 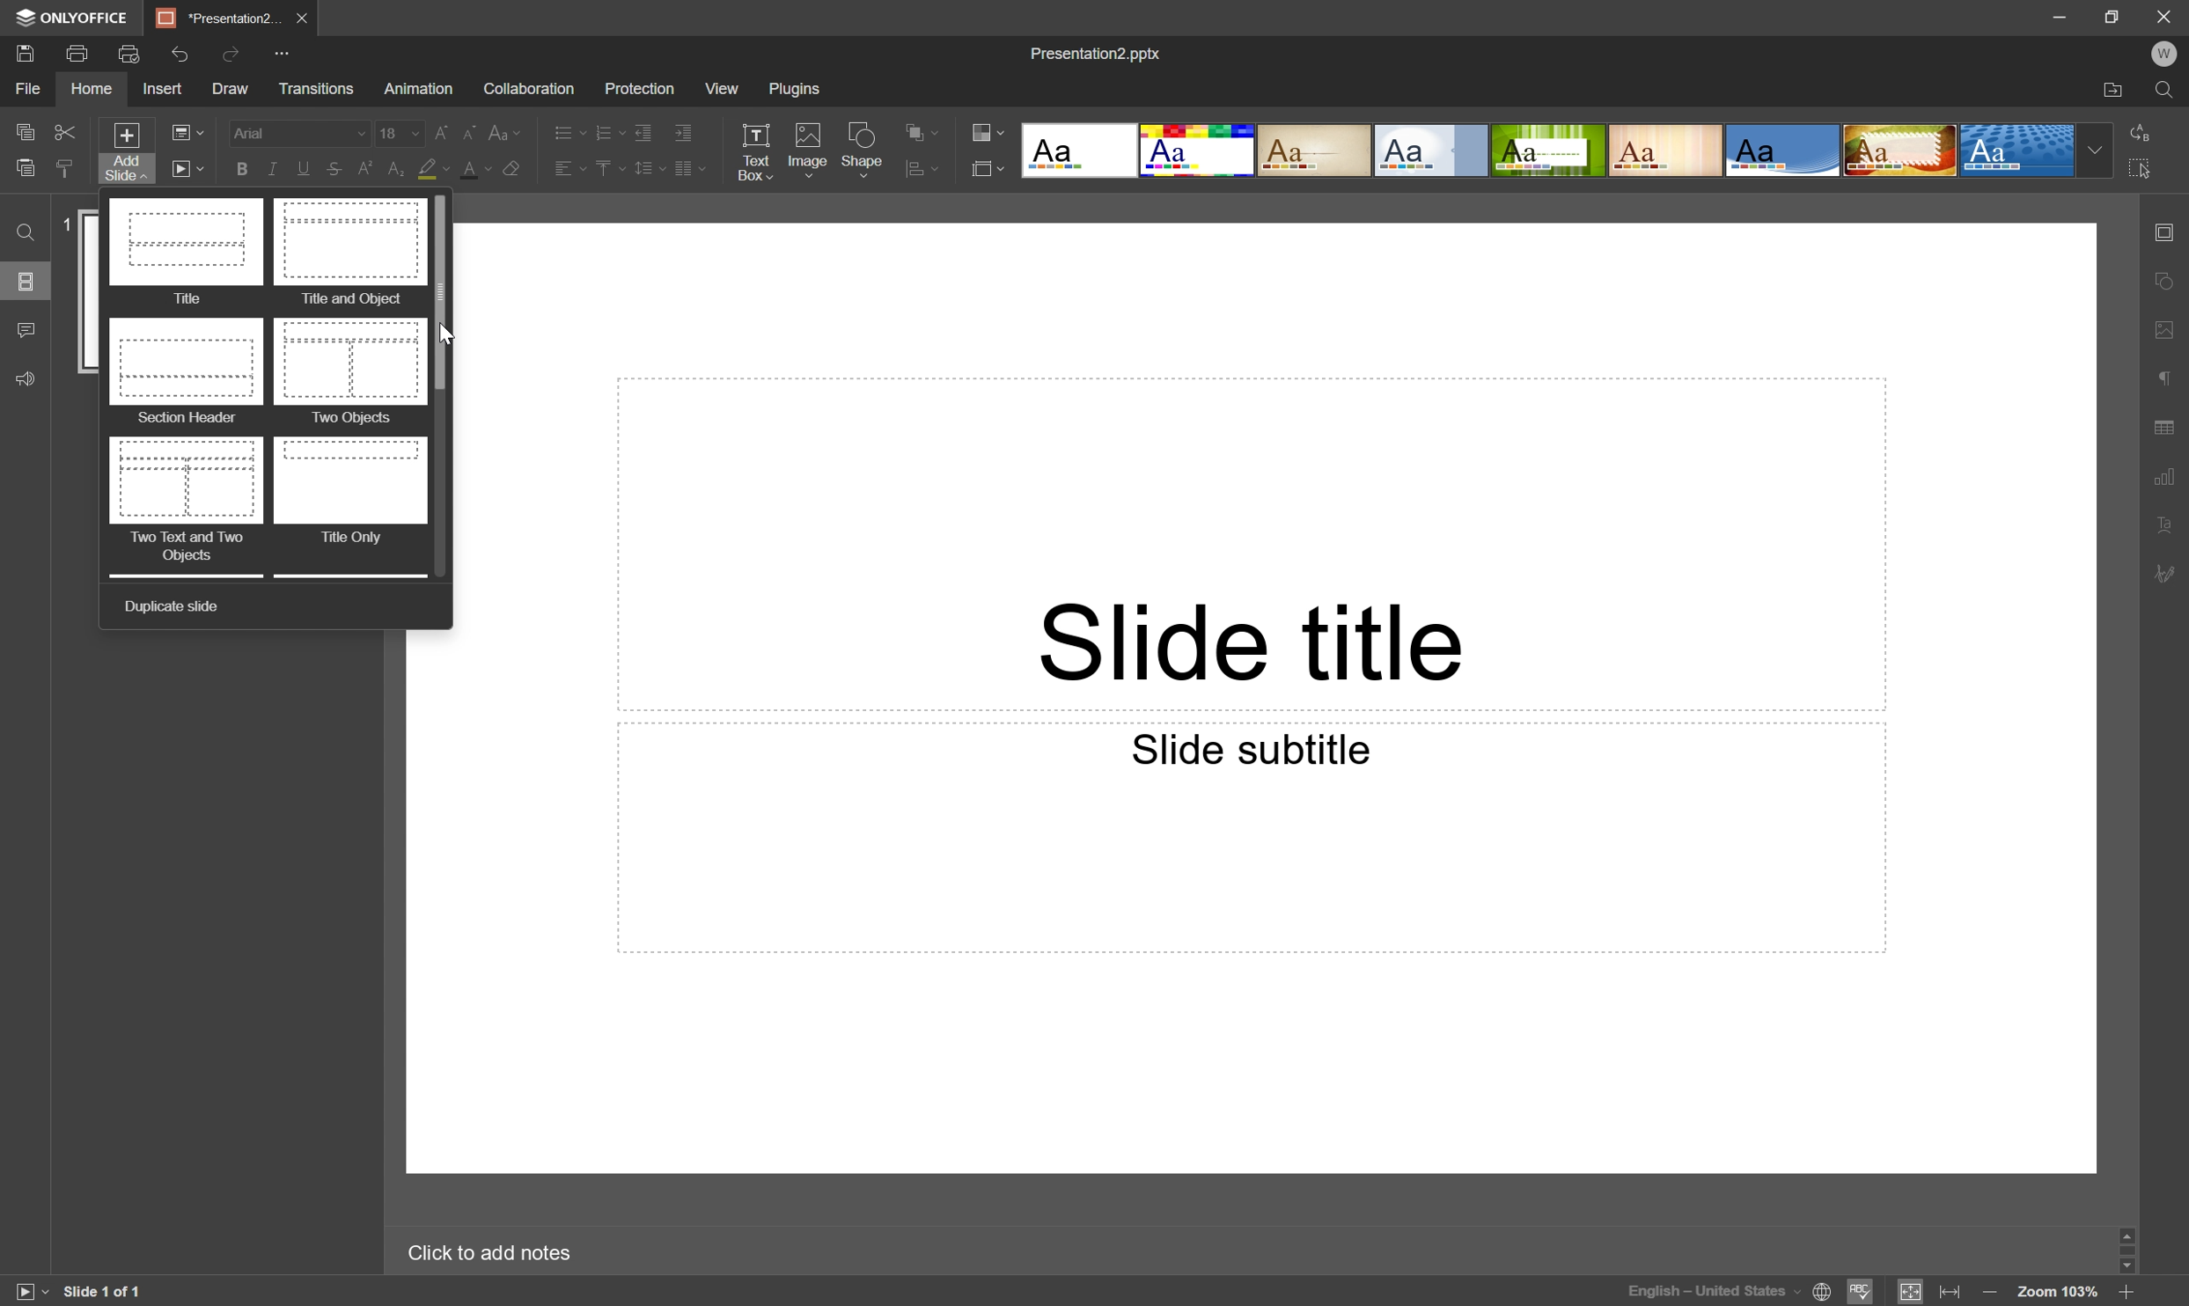 I want to click on Highlight color, so click(x=435, y=169).